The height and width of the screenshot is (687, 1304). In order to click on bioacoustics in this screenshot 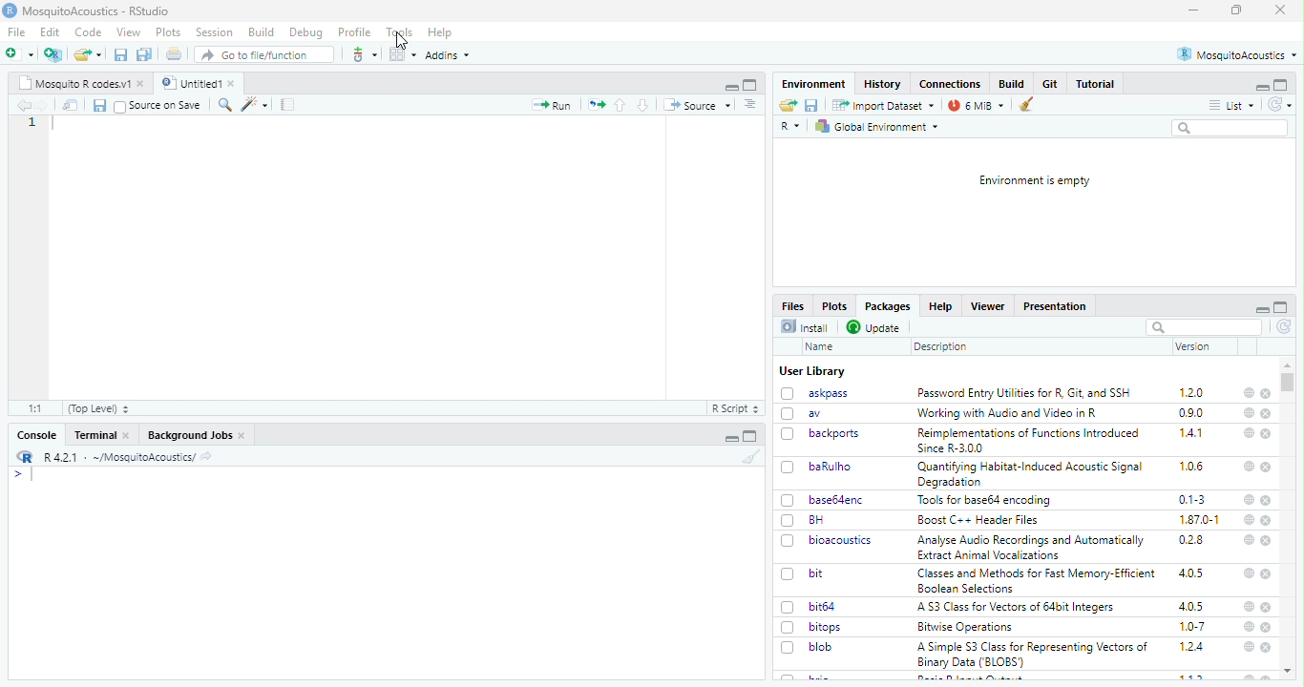, I will do `click(843, 541)`.